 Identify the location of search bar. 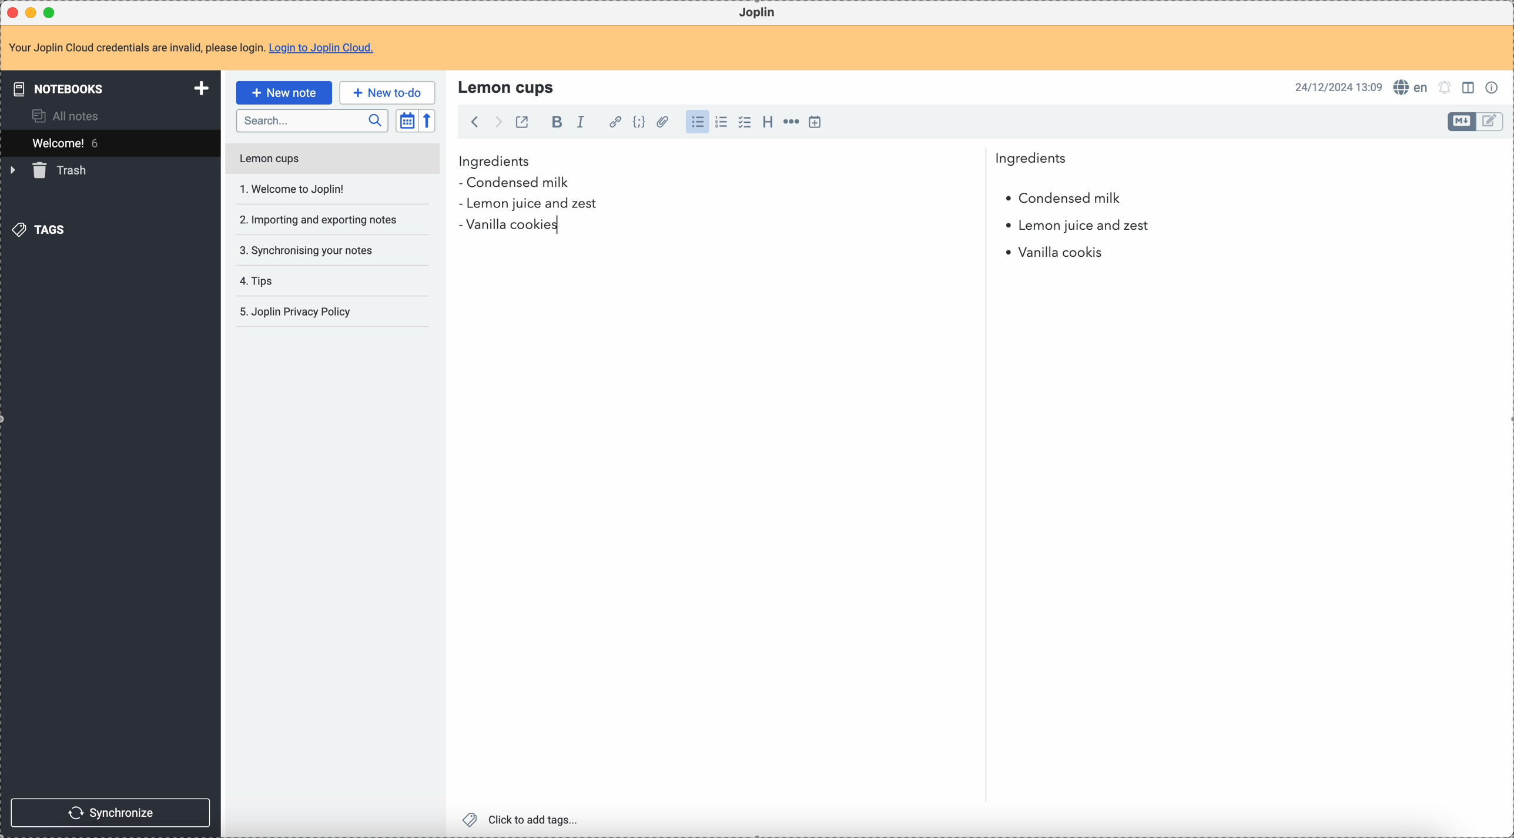
(311, 121).